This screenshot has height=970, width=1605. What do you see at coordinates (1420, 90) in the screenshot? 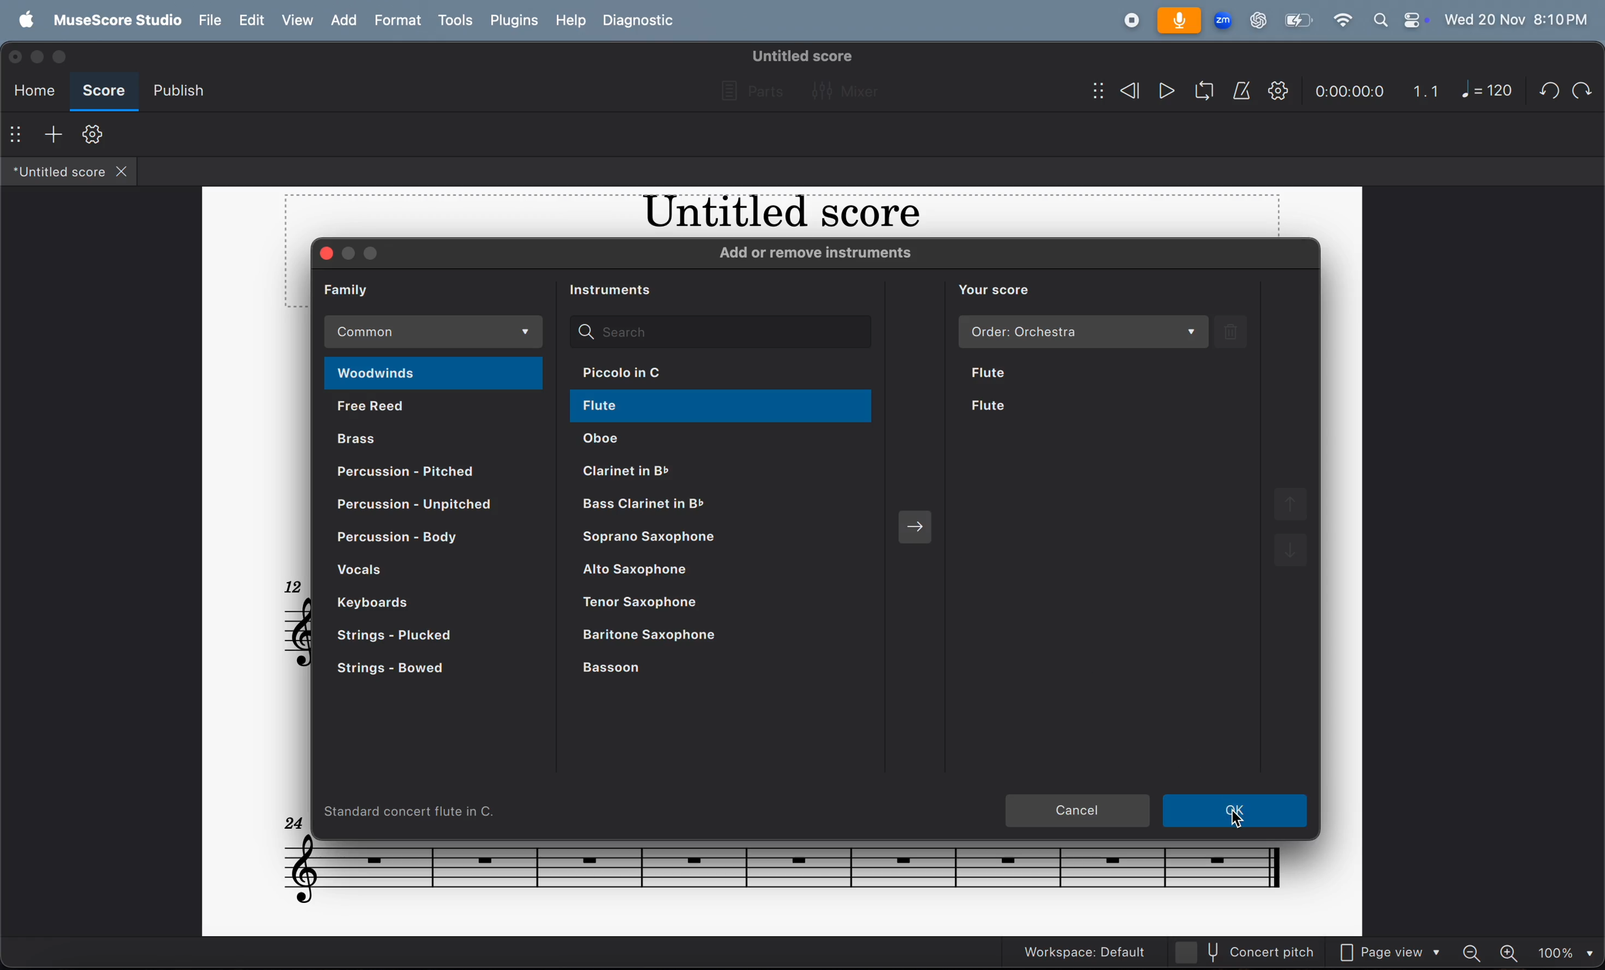
I see `1.1` at bounding box center [1420, 90].